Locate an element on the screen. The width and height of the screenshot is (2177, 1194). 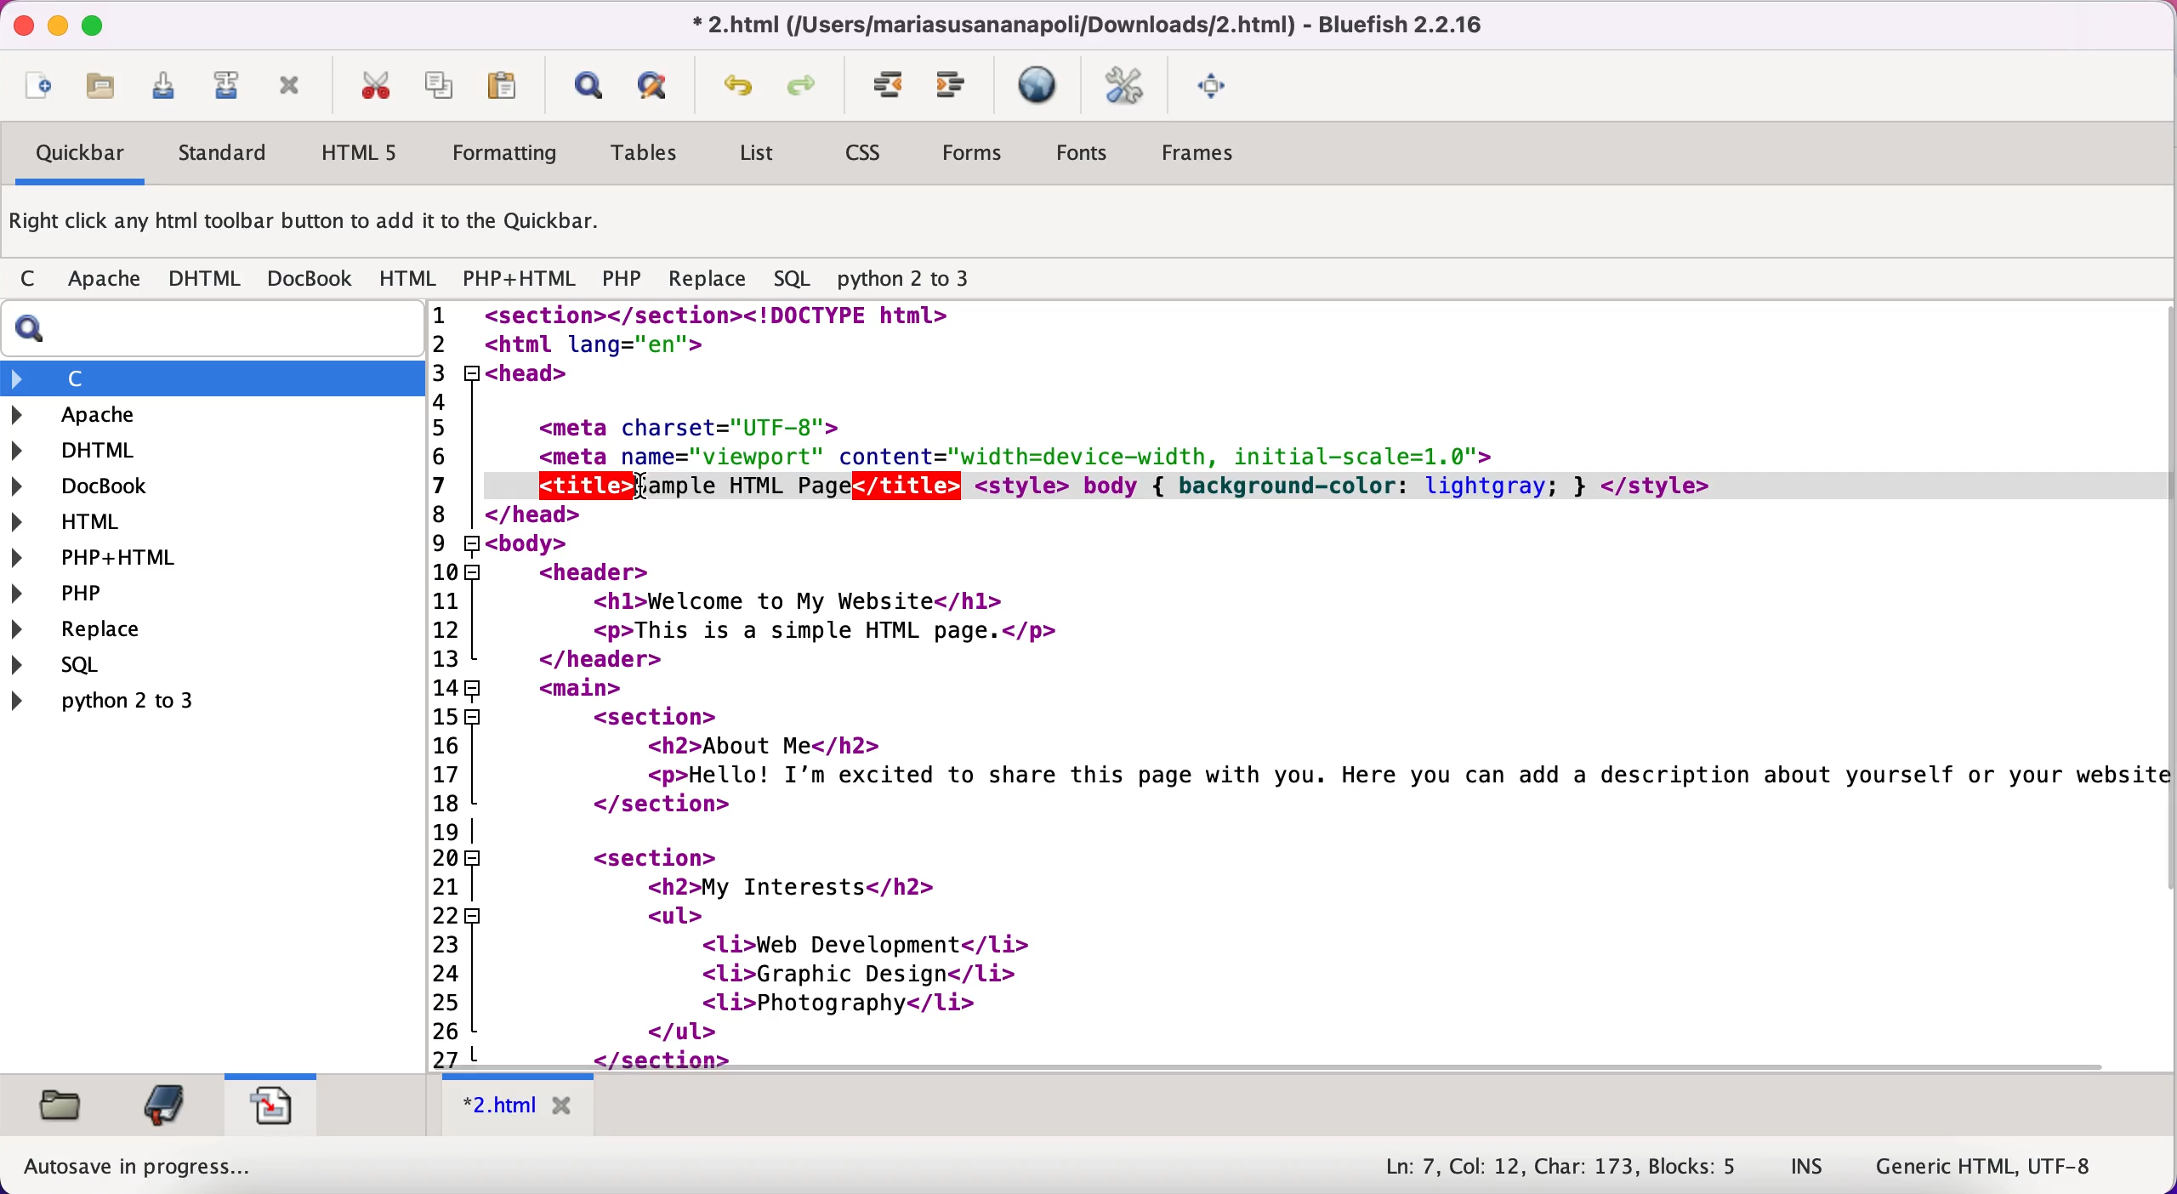
html is located at coordinates (86, 525).